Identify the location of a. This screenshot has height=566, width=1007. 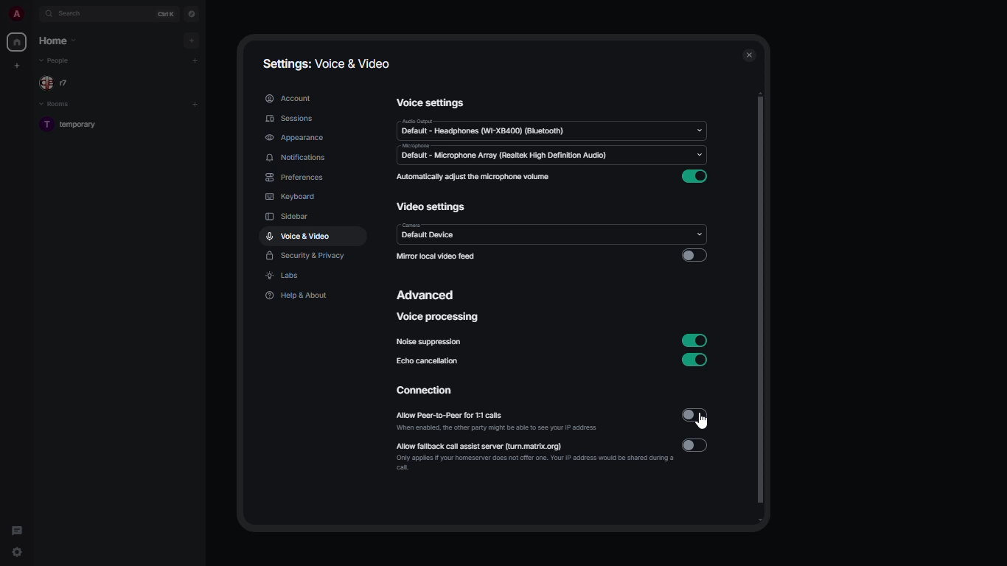
(16, 13).